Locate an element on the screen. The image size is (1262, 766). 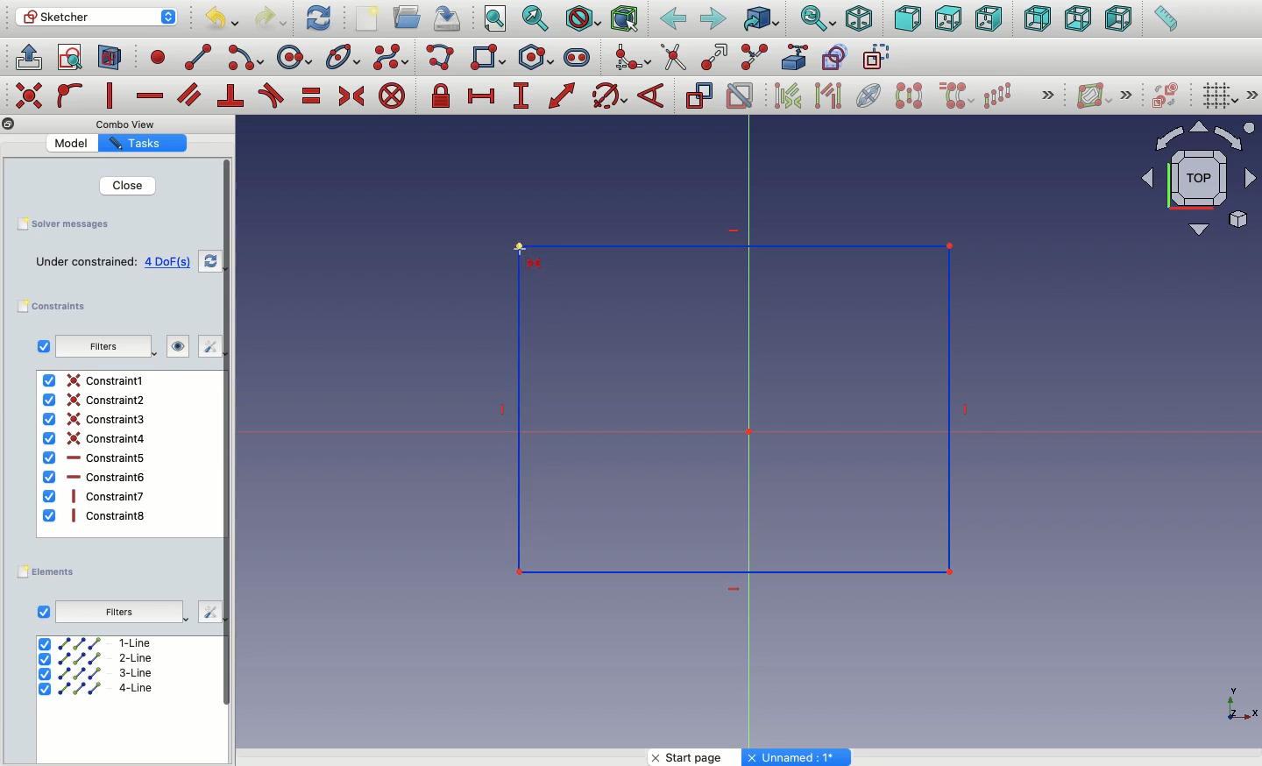
Polygon is located at coordinates (539, 58).